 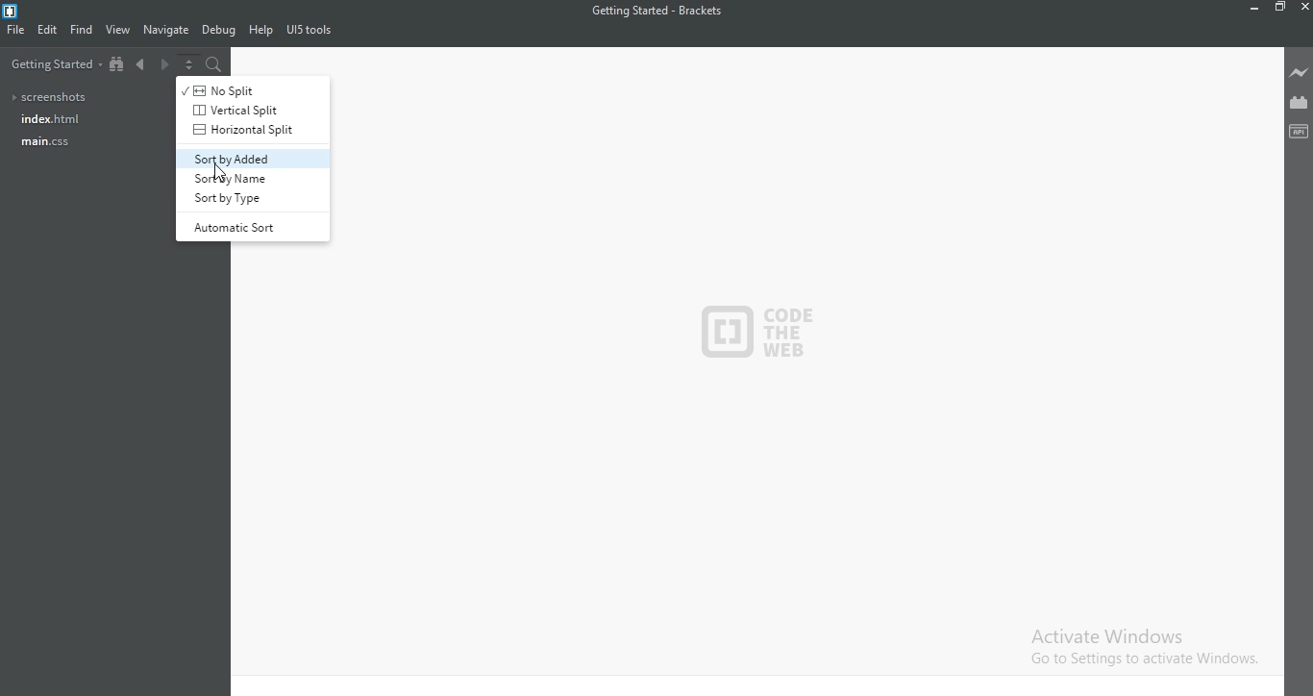 What do you see at coordinates (763, 325) in the screenshot?
I see `CODE THE WEB` at bounding box center [763, 325].